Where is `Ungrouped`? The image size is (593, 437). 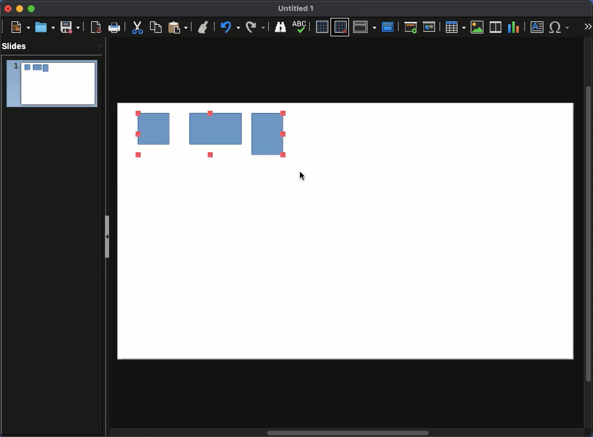
Ungrouped is located at coordinates (209, 132).